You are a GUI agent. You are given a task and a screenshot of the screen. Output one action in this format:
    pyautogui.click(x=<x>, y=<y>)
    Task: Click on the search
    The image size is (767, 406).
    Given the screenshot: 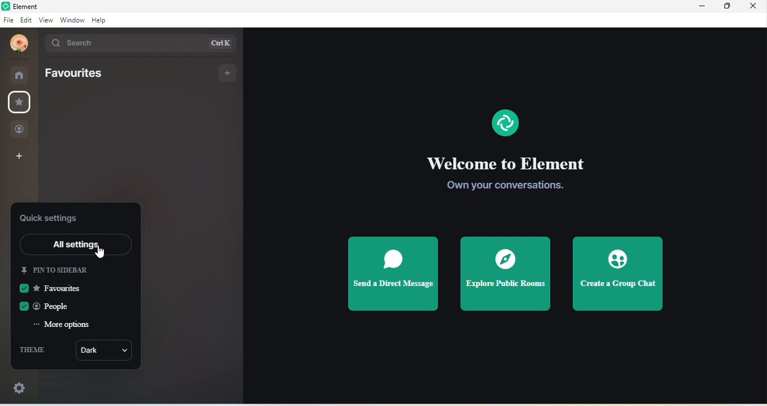 What is the action you would take?
    pyautogui.click(x=146, y=43)
    